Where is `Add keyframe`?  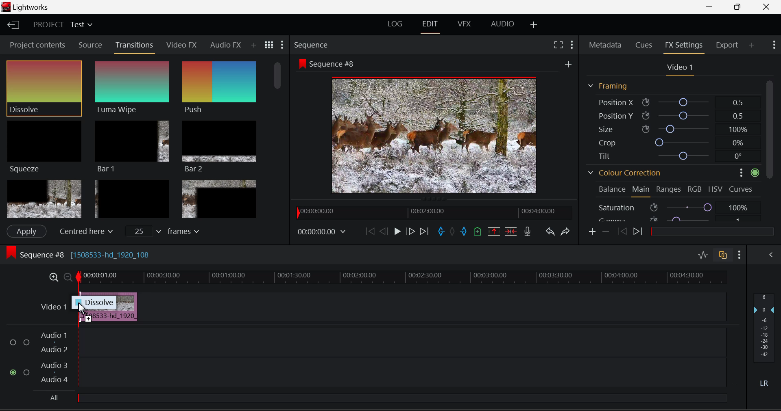 Add keyframe is located at coordinates (593, 232).